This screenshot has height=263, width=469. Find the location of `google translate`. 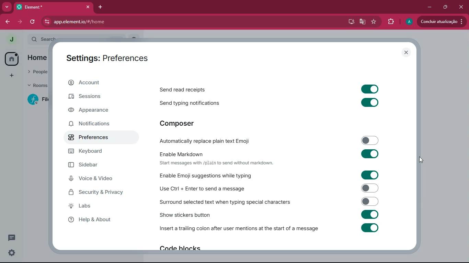

google translate is located at coordinates (362, 22).